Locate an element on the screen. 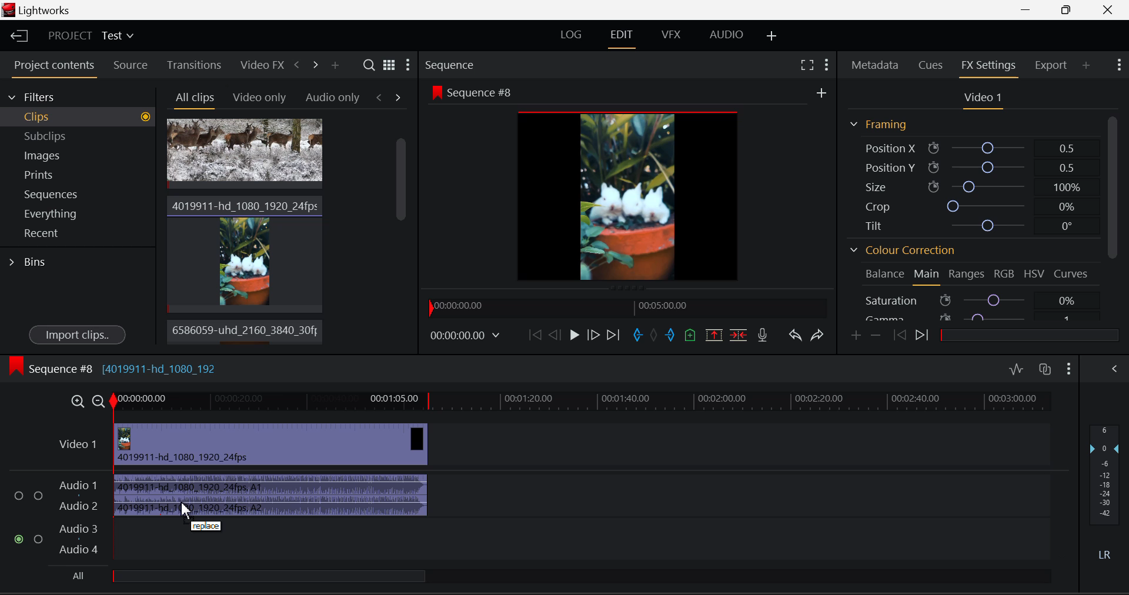 This screenshot has height=595, width=1129. Mark In is located at coordinates (638, 335).